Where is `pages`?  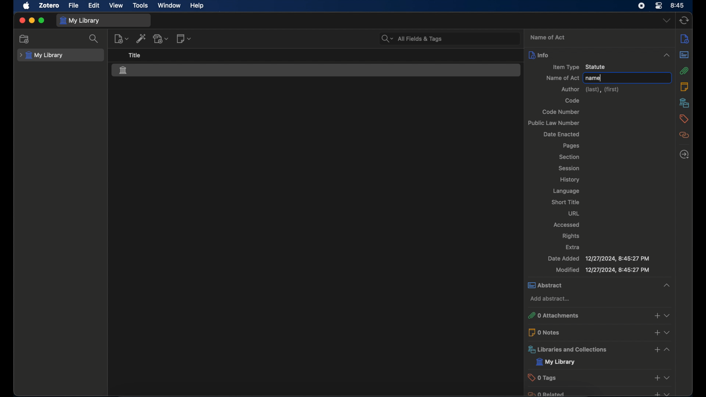 pages is located at coordinates (571, 146).